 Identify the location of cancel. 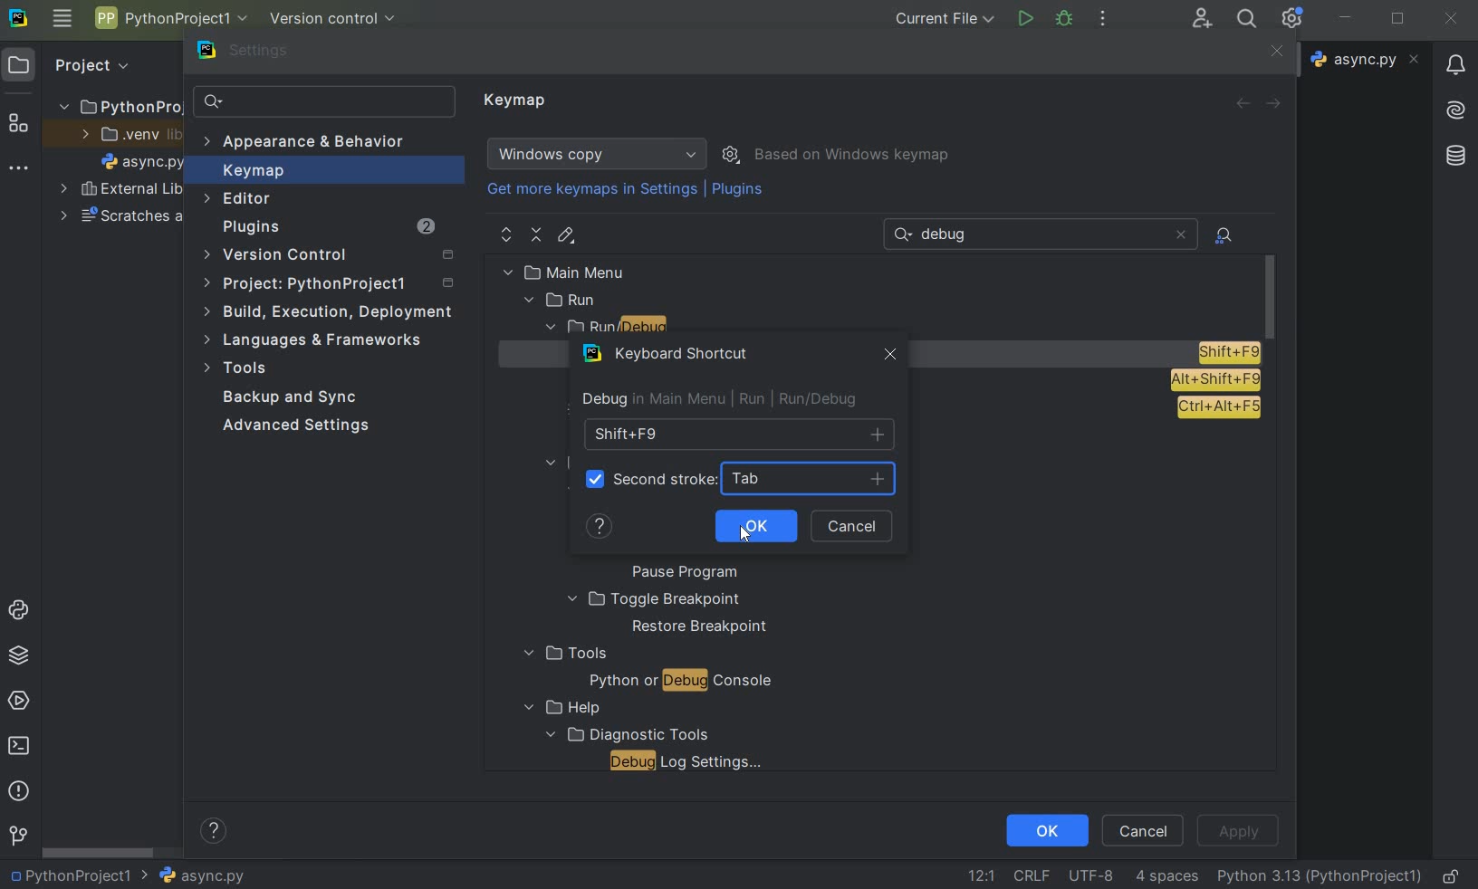
(858, 527).